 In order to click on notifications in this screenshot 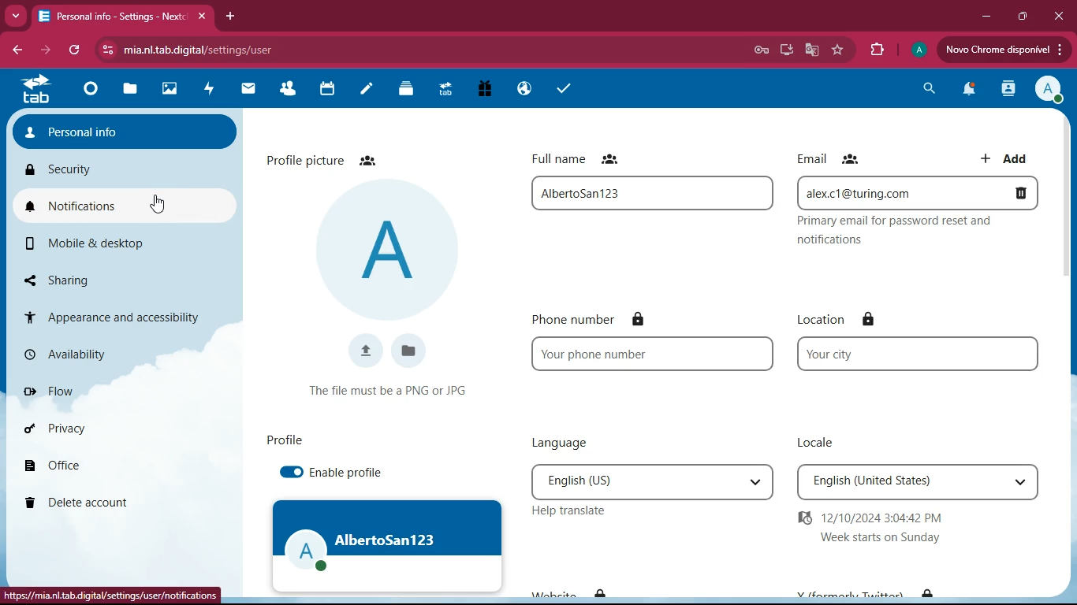, I will do `click(118, 206)`.